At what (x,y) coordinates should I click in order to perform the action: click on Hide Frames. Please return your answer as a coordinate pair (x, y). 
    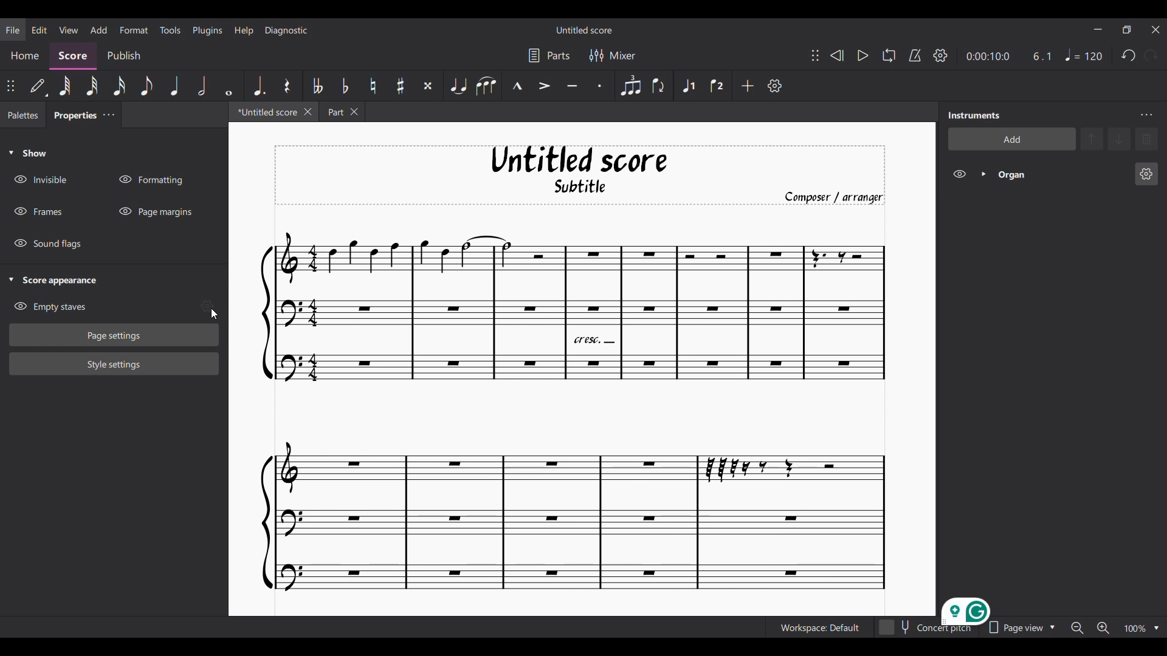
    Looking at the image, I should click on (38, 211).